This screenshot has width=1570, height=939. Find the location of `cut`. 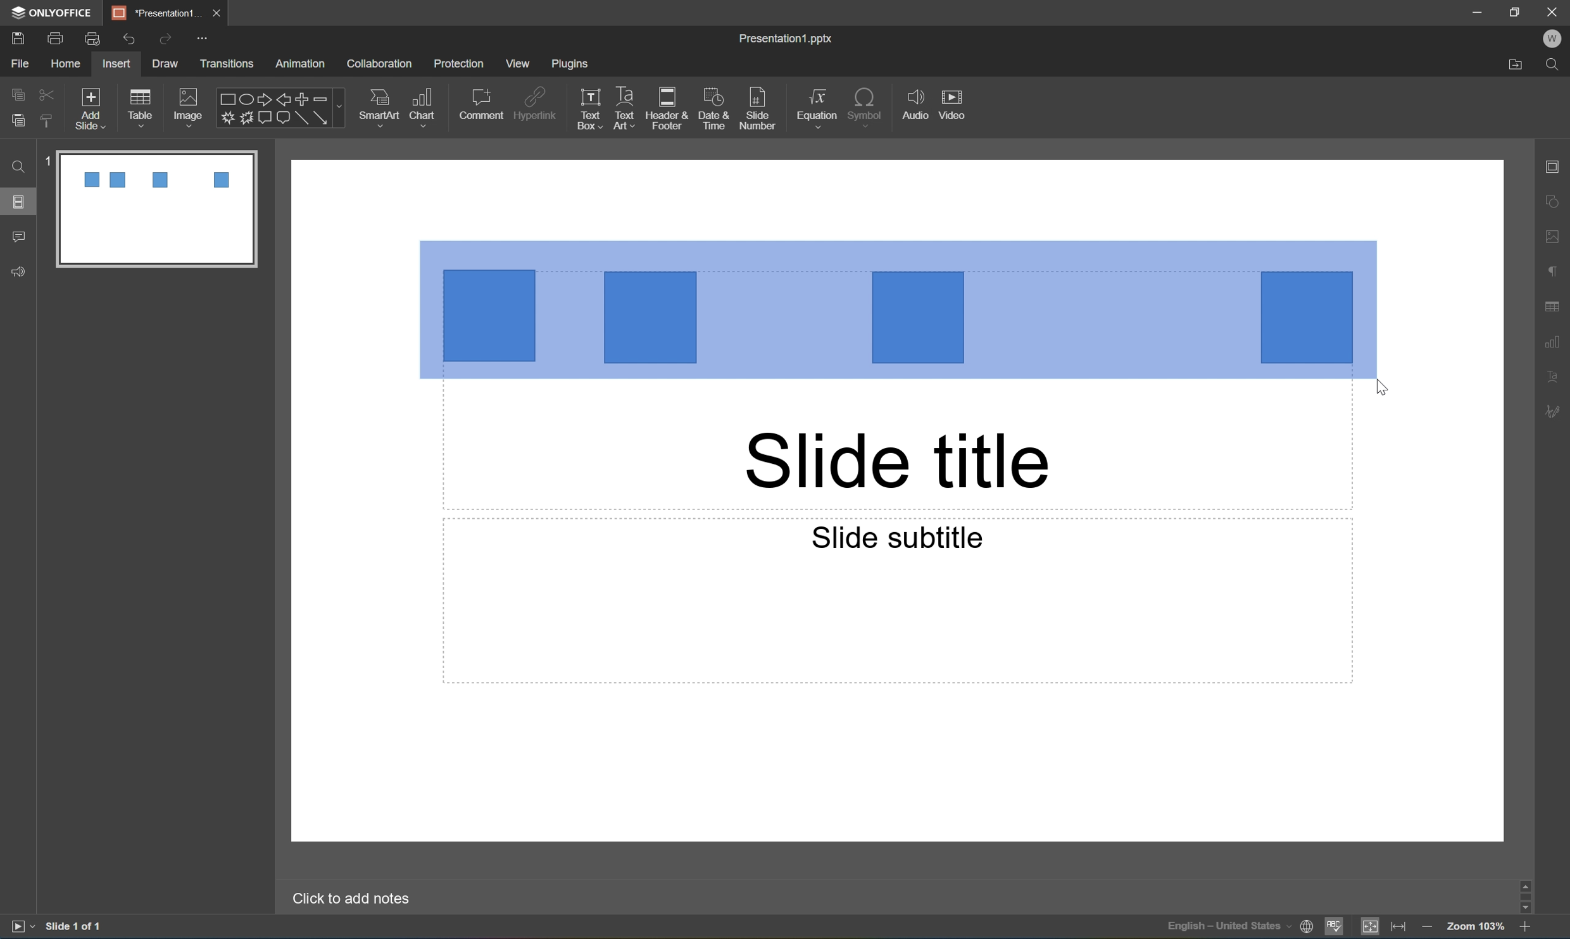

cut is located at coordinates (46, 92).